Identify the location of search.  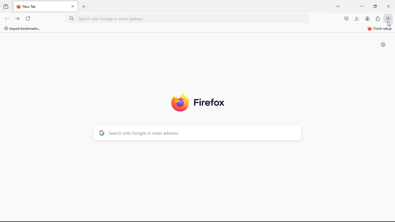
(195, 133).